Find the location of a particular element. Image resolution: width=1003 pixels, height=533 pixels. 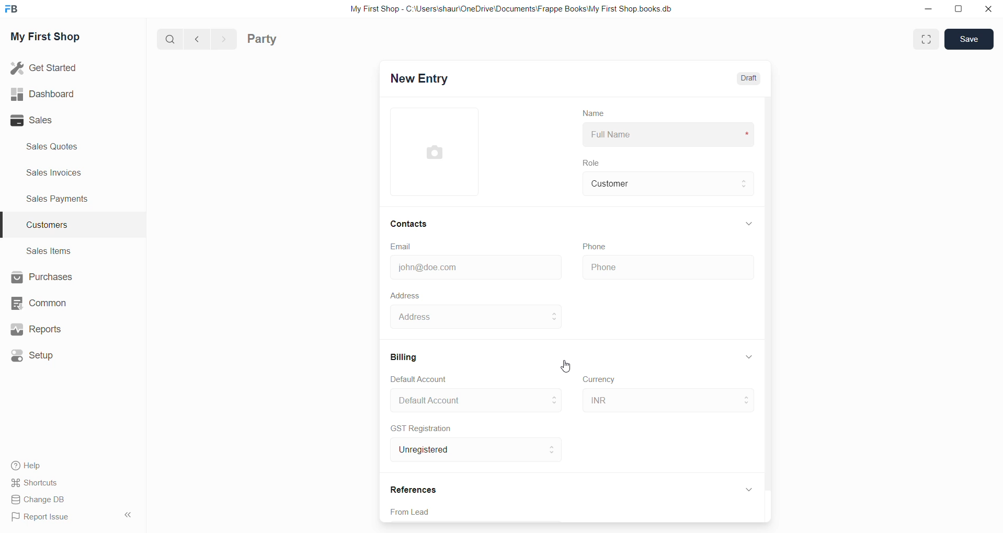

hide billings is located at coordinates (748, 357).